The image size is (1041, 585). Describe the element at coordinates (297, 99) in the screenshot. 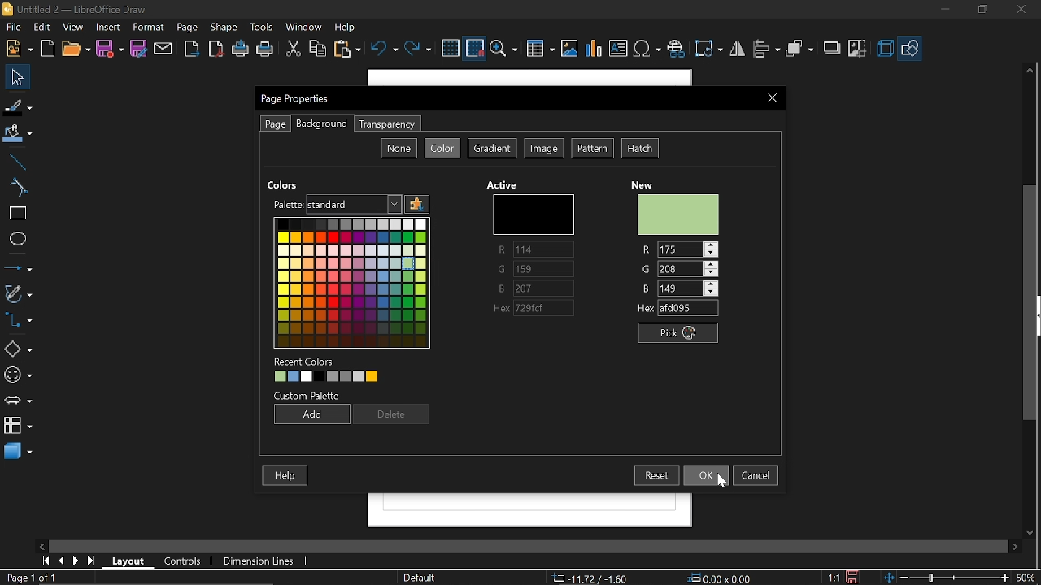

I see `Current window` at that location.